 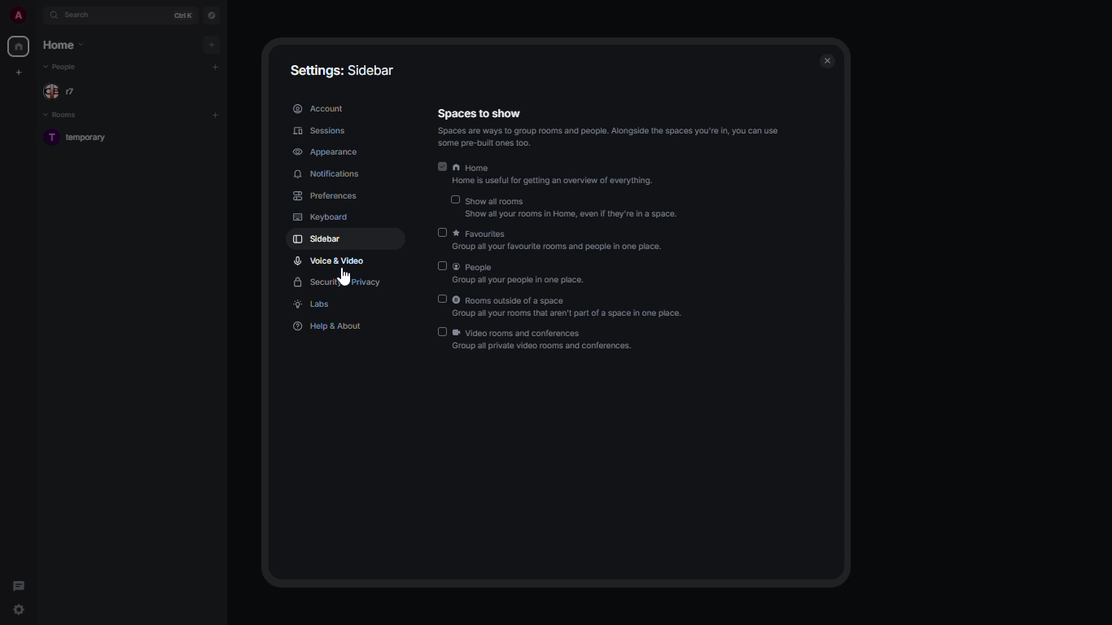 What do you see at coordinates (216, 65) in the screenshot?
I see `add` at bounding box center [216, 65].